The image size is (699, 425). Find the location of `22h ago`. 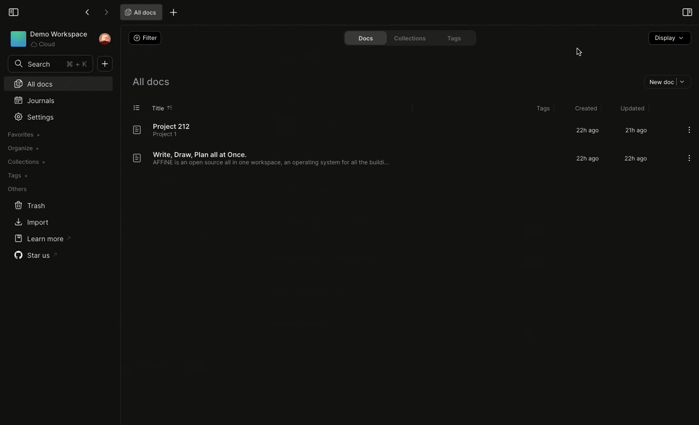

22h ago is located at coordinates (589, 159).